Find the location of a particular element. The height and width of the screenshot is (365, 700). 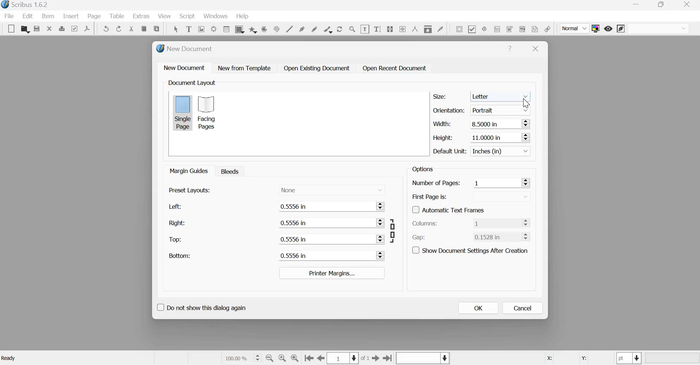

Increase and Decrease is located at coordinates (525, 123).